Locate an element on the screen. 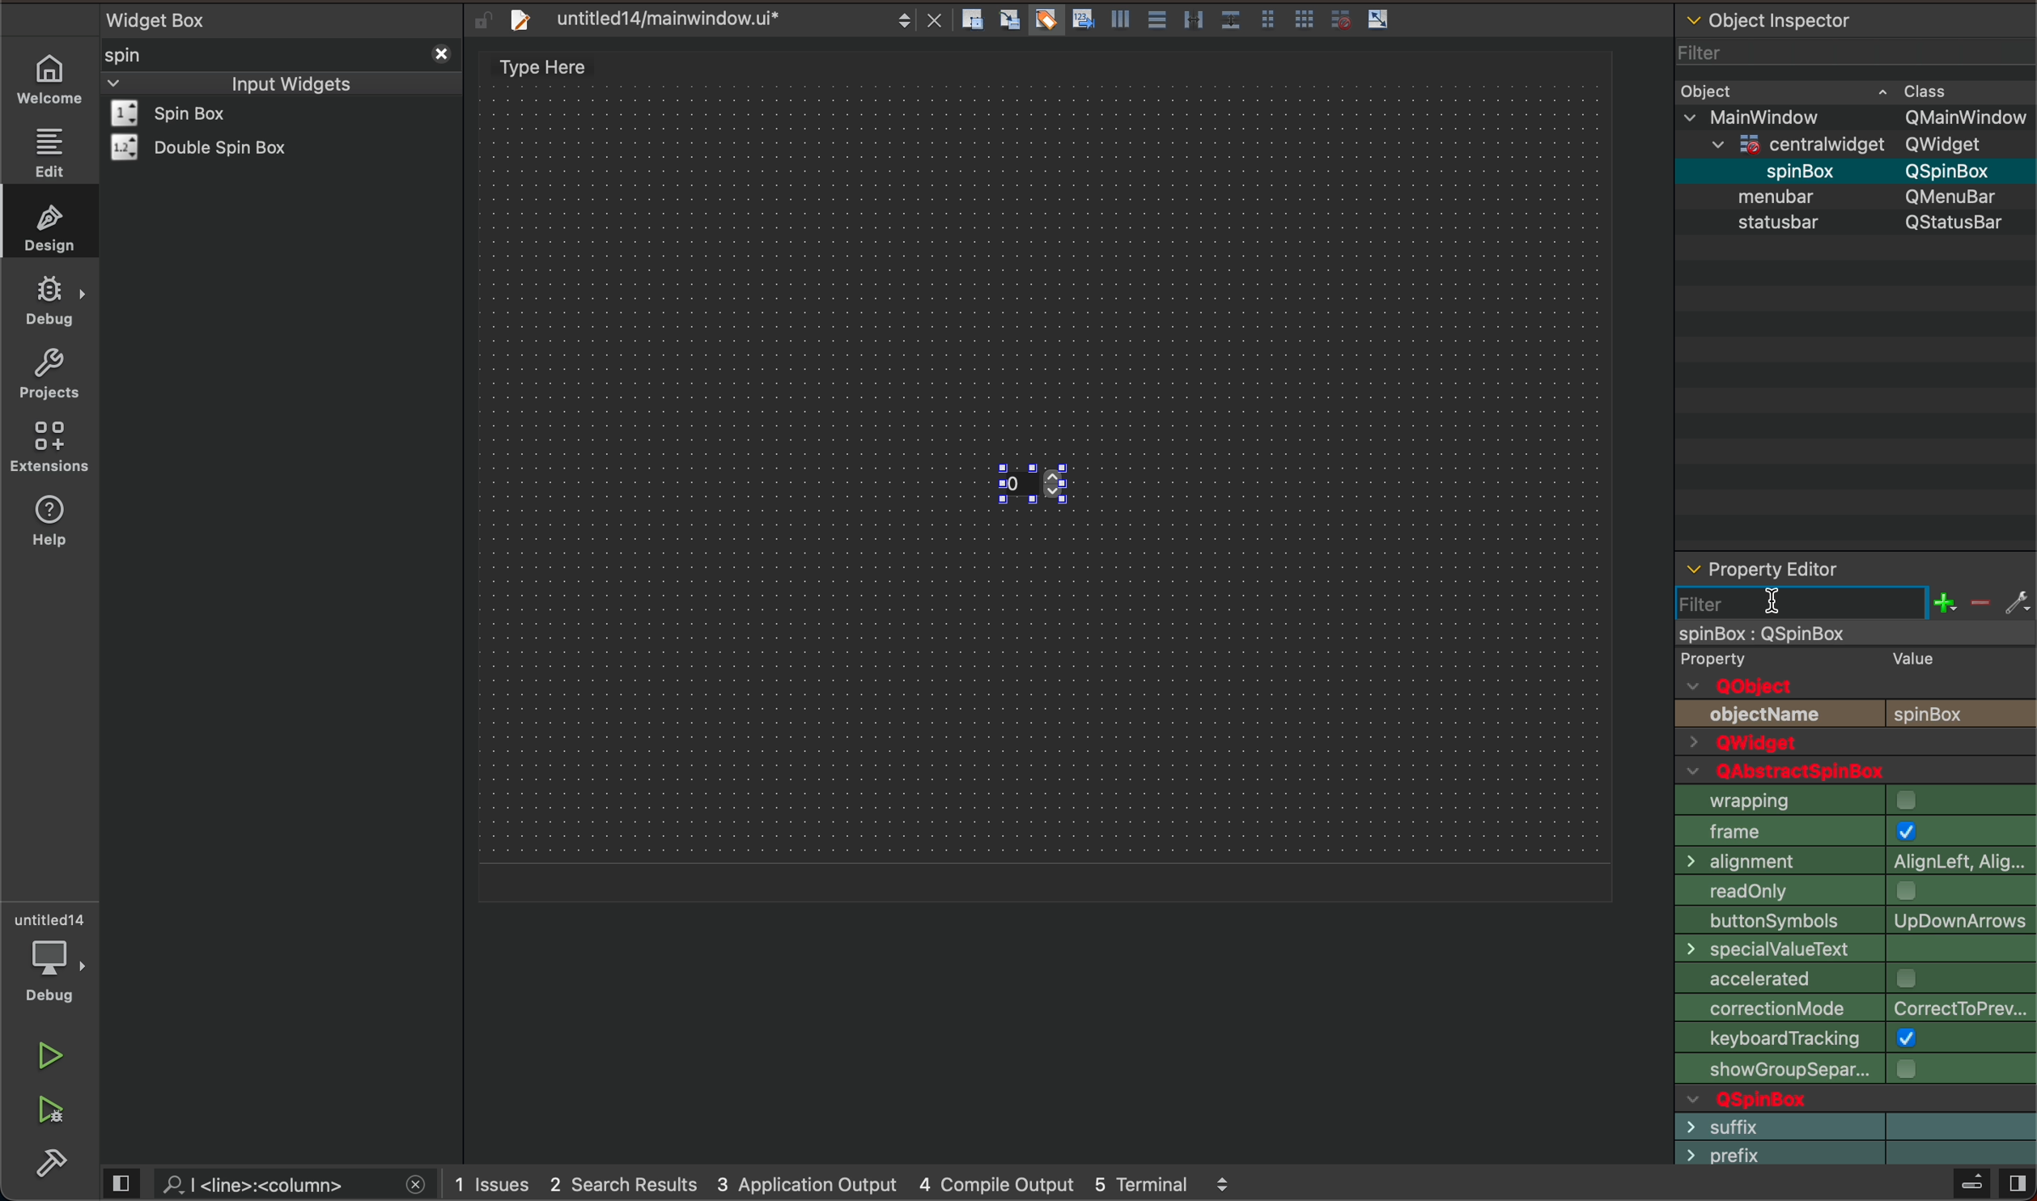 The height and width of the screenshot is (1201, 2037). debugger is located at coordinates (53, 957).